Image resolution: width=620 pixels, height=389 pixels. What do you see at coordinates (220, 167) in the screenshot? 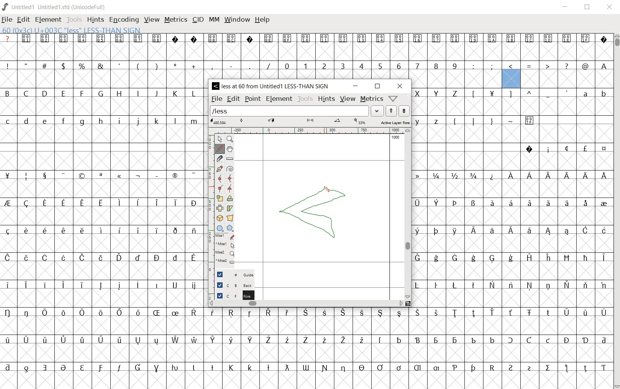
I see `add a point, then drag out its control points` at bounding box center [220, 167].